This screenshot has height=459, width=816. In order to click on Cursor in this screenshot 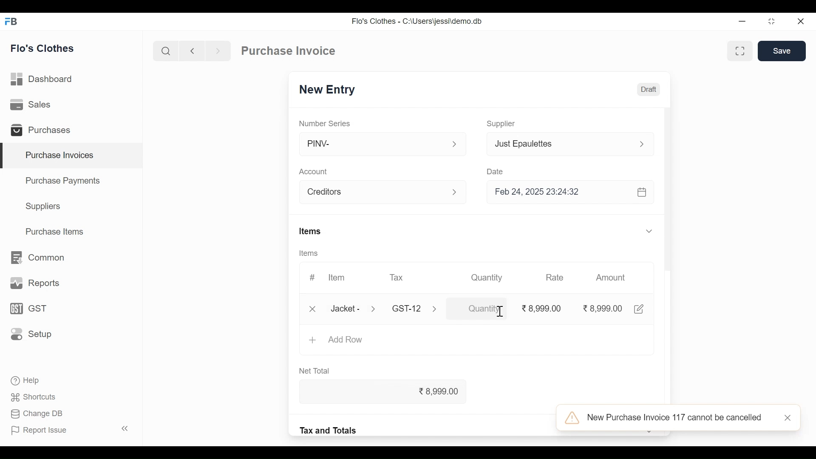, I will do `click(499, 312)`.